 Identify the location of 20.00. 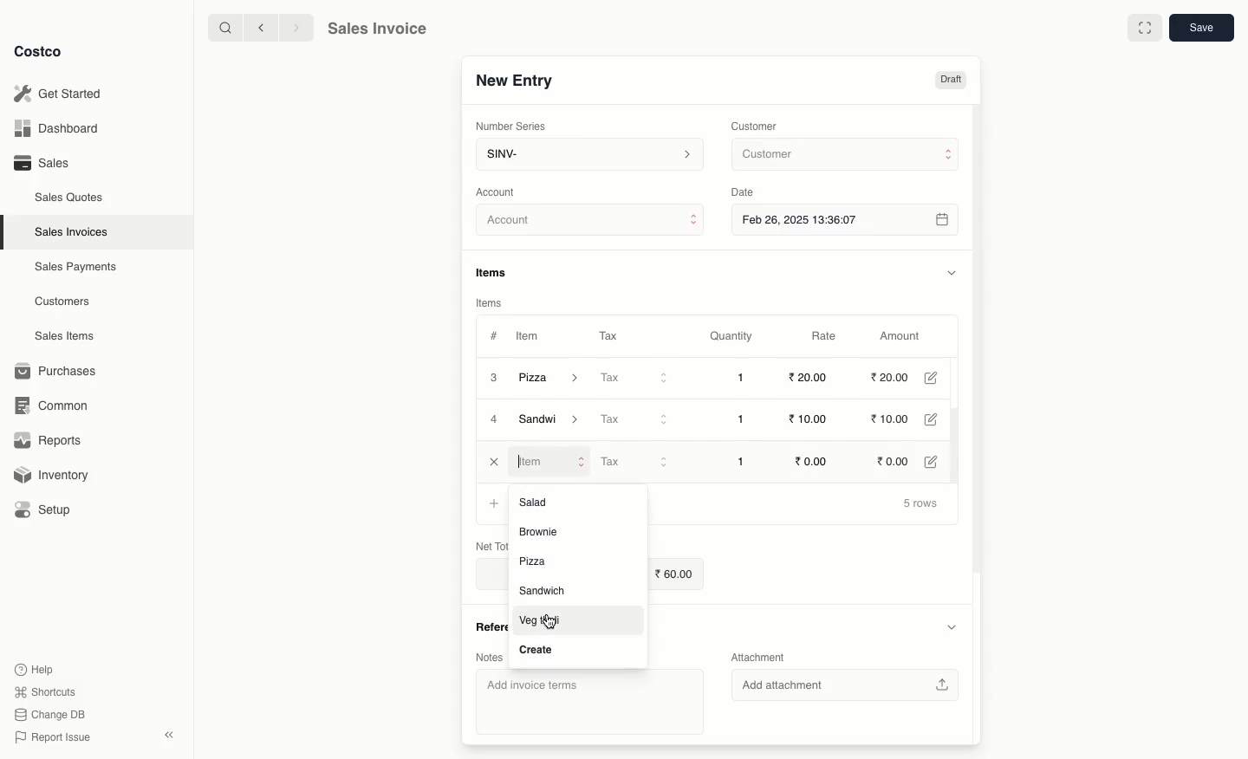
(892, 378).